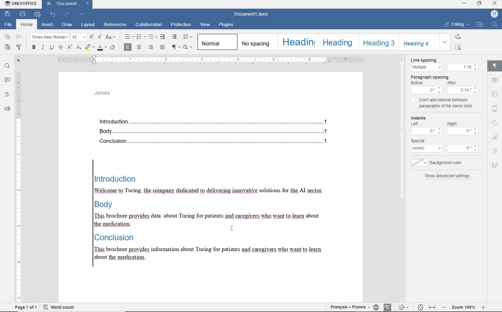 The width and height of the screenshot is (502, 312). What do you see at coordinates (494, 25) in the screenshot?
I see `search` at bounding box center [494, 25].